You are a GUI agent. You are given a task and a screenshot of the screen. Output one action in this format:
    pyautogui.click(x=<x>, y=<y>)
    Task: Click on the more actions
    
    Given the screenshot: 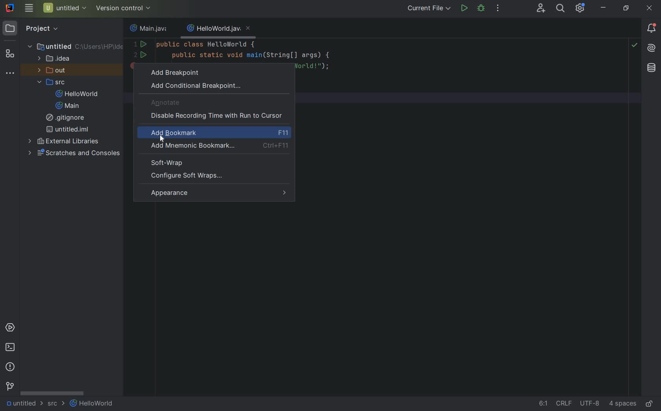 What is the action you would take?
    pyautogui.click(x=498, y=9)
    